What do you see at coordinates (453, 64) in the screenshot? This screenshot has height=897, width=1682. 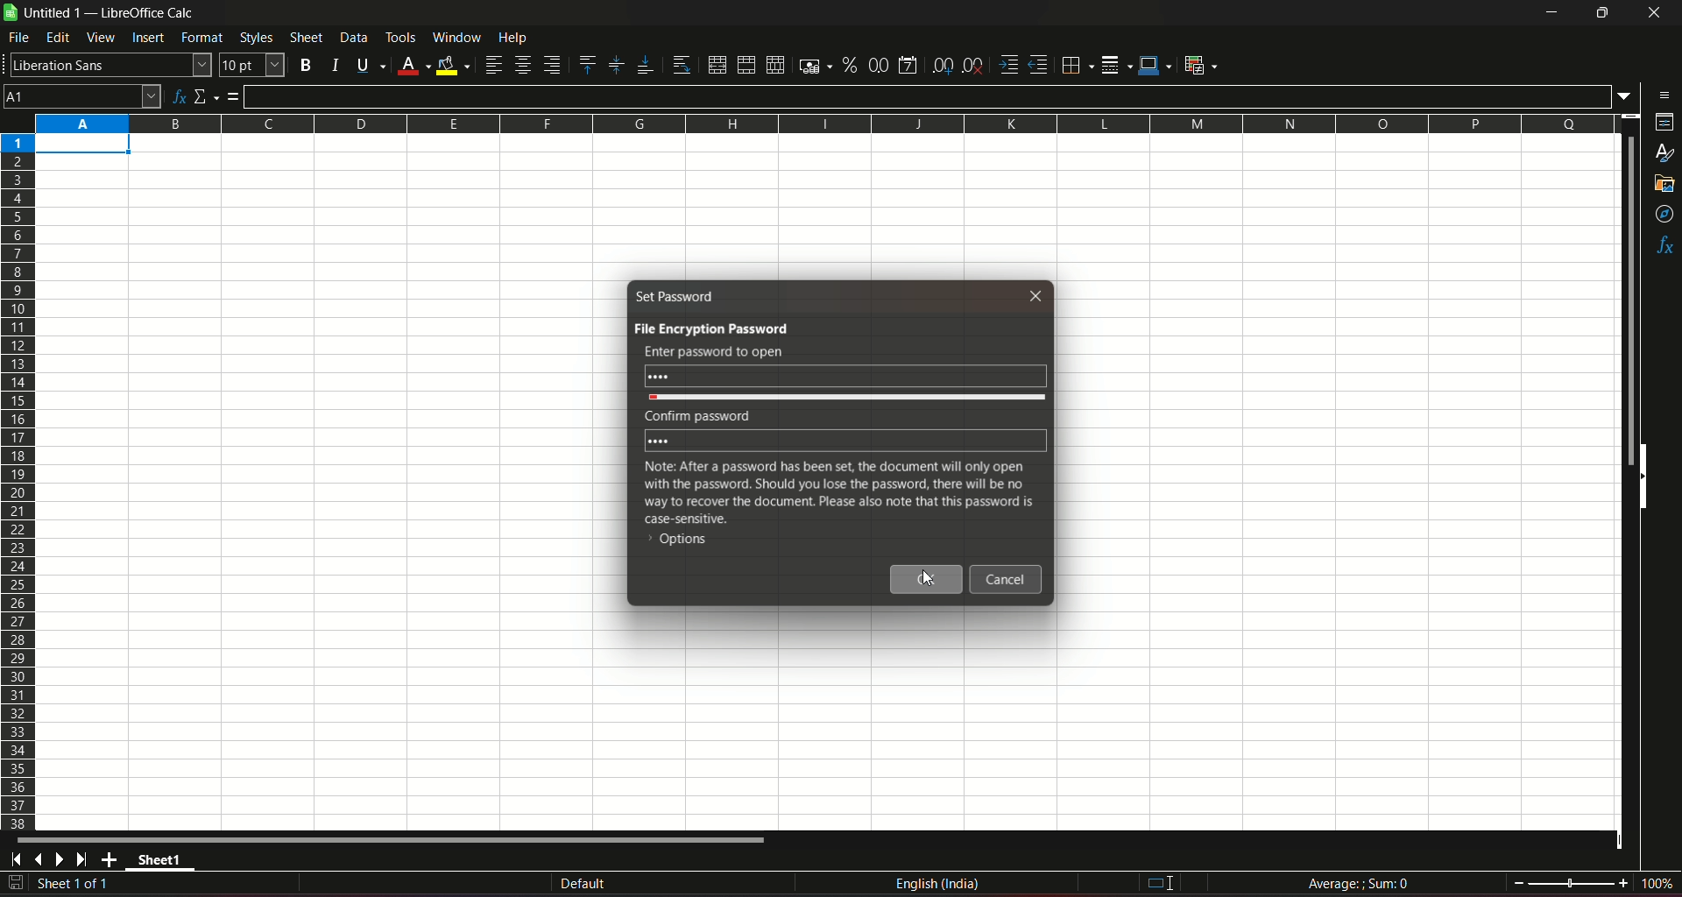 I see `background color` at bounding box center [453, 64].